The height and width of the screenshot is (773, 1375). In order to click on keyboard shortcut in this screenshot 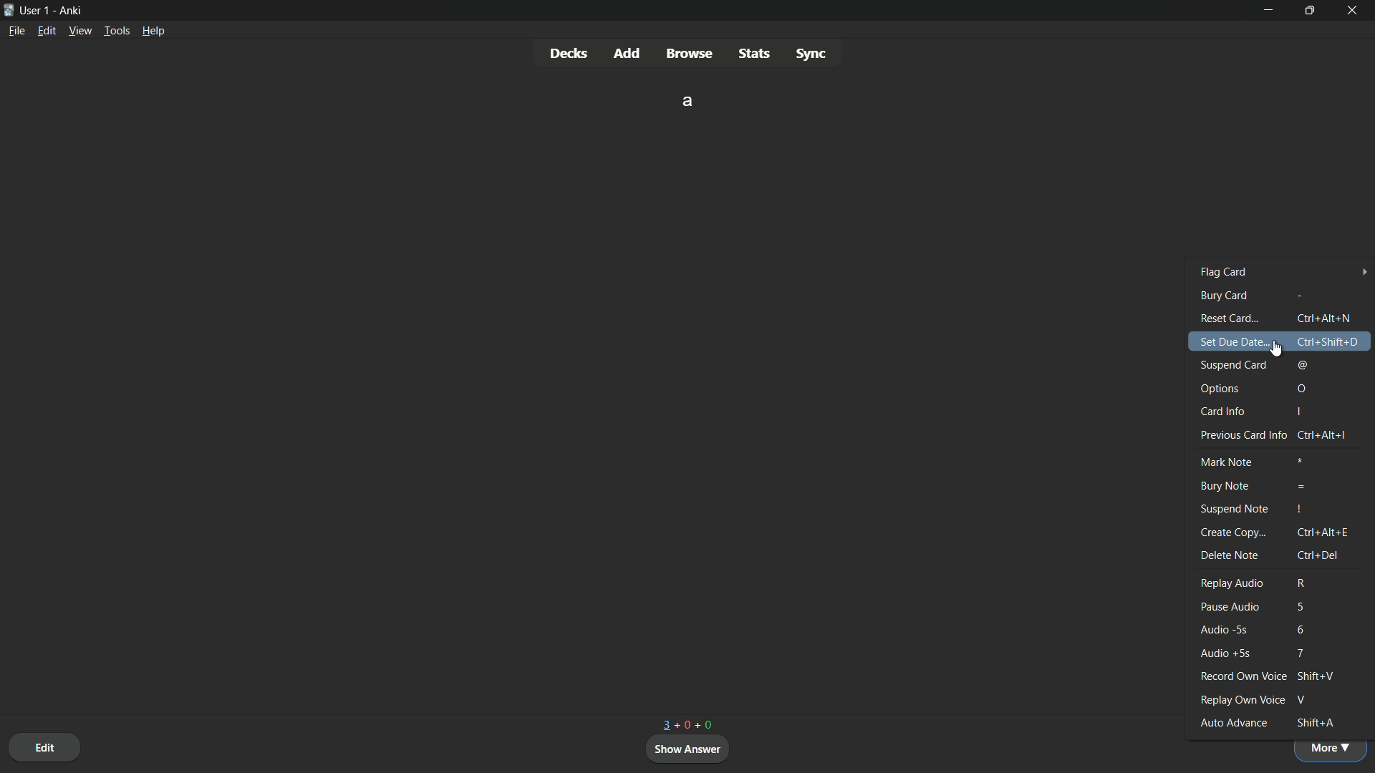, I will do `click(1297, 413)`.